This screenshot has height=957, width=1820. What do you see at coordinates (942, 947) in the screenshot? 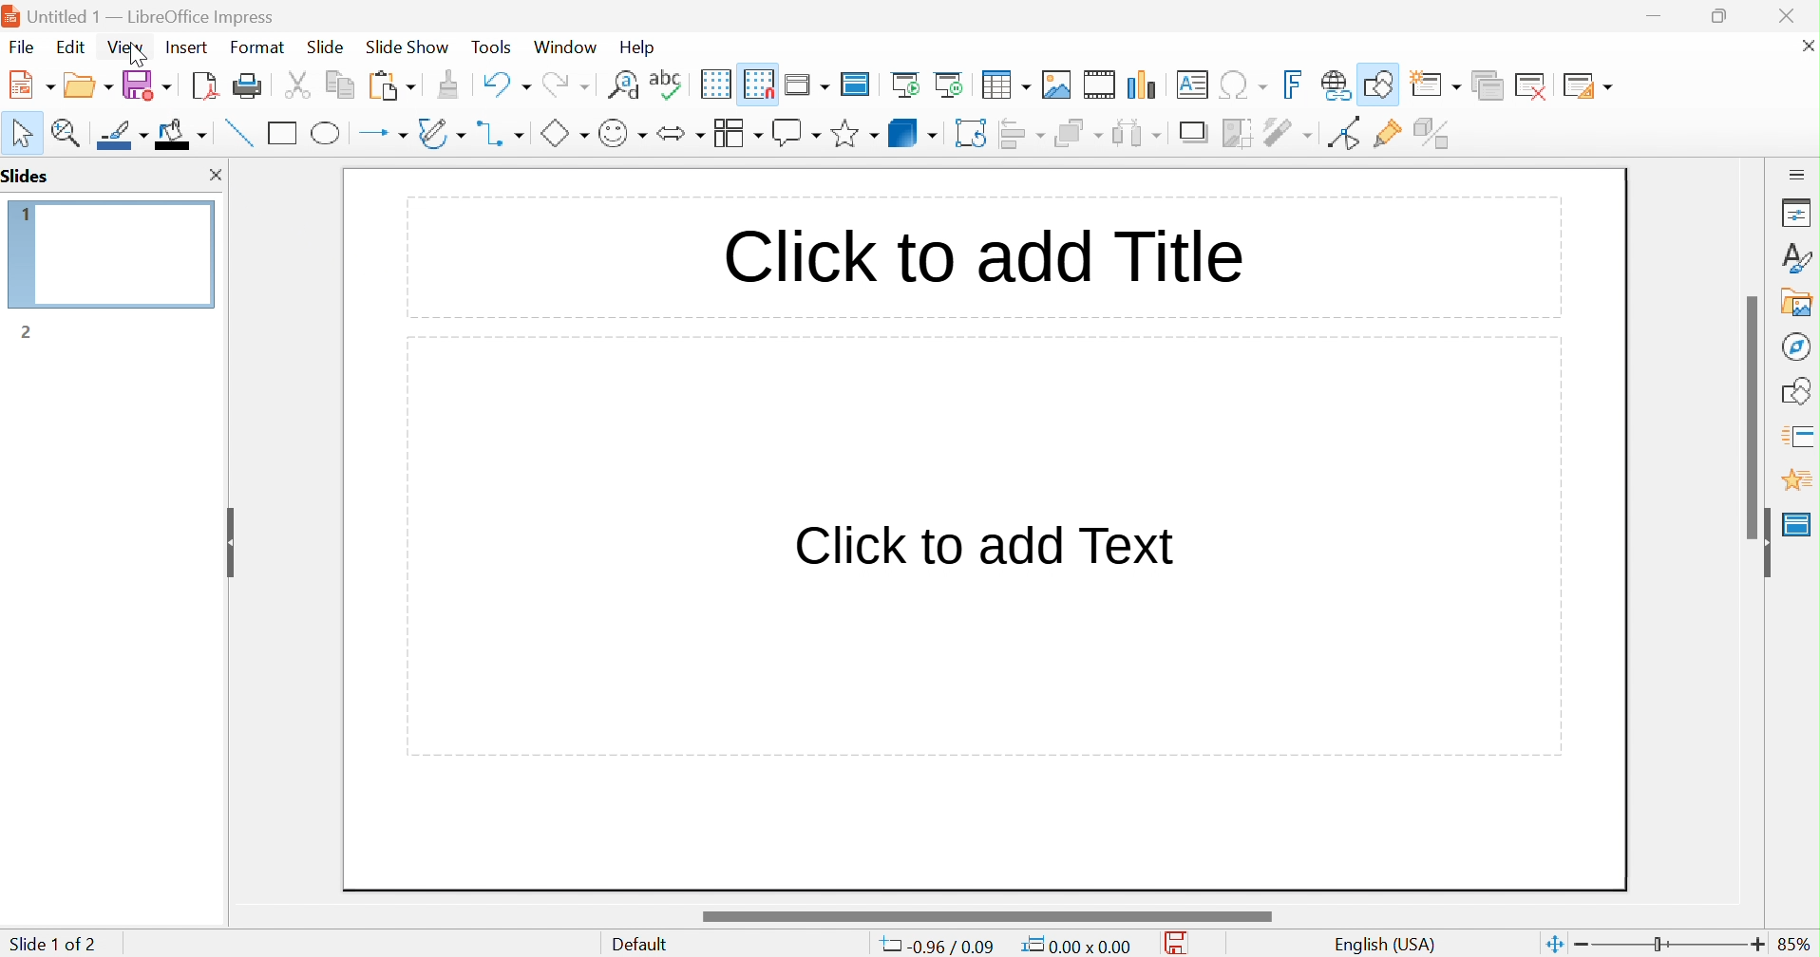
I see `-0.96/0.09` at bounding box center [942, 947].